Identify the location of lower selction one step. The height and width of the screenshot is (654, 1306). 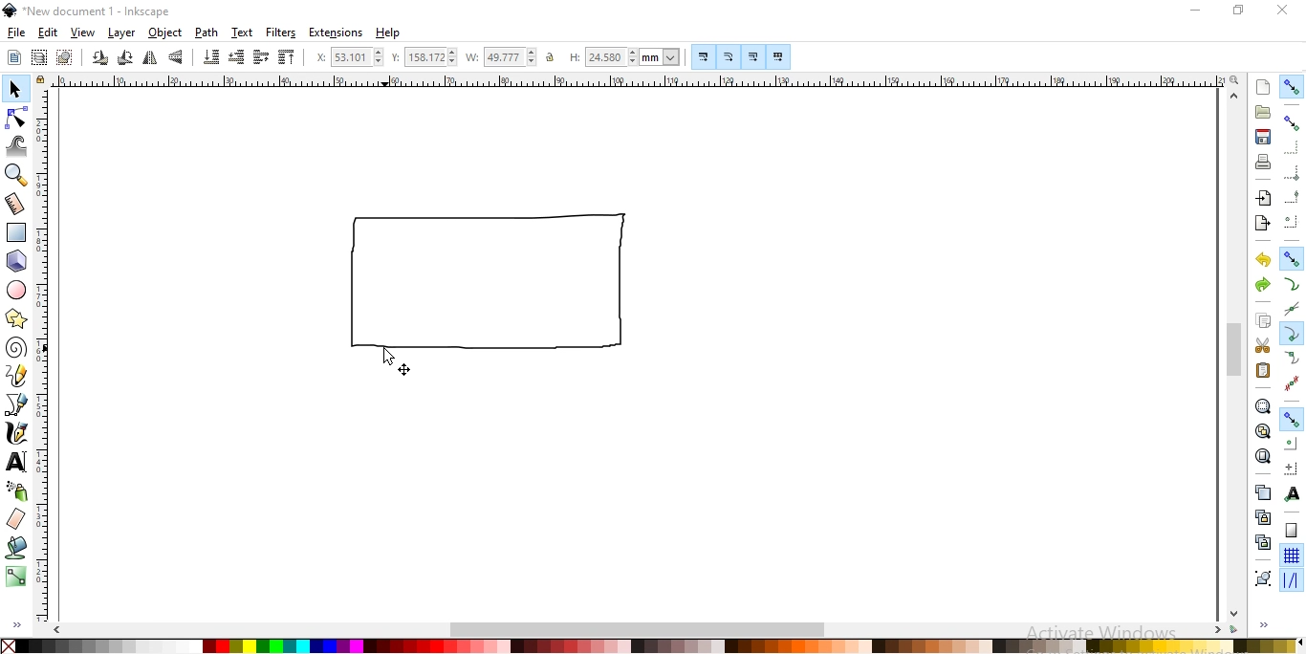
(235, 56).